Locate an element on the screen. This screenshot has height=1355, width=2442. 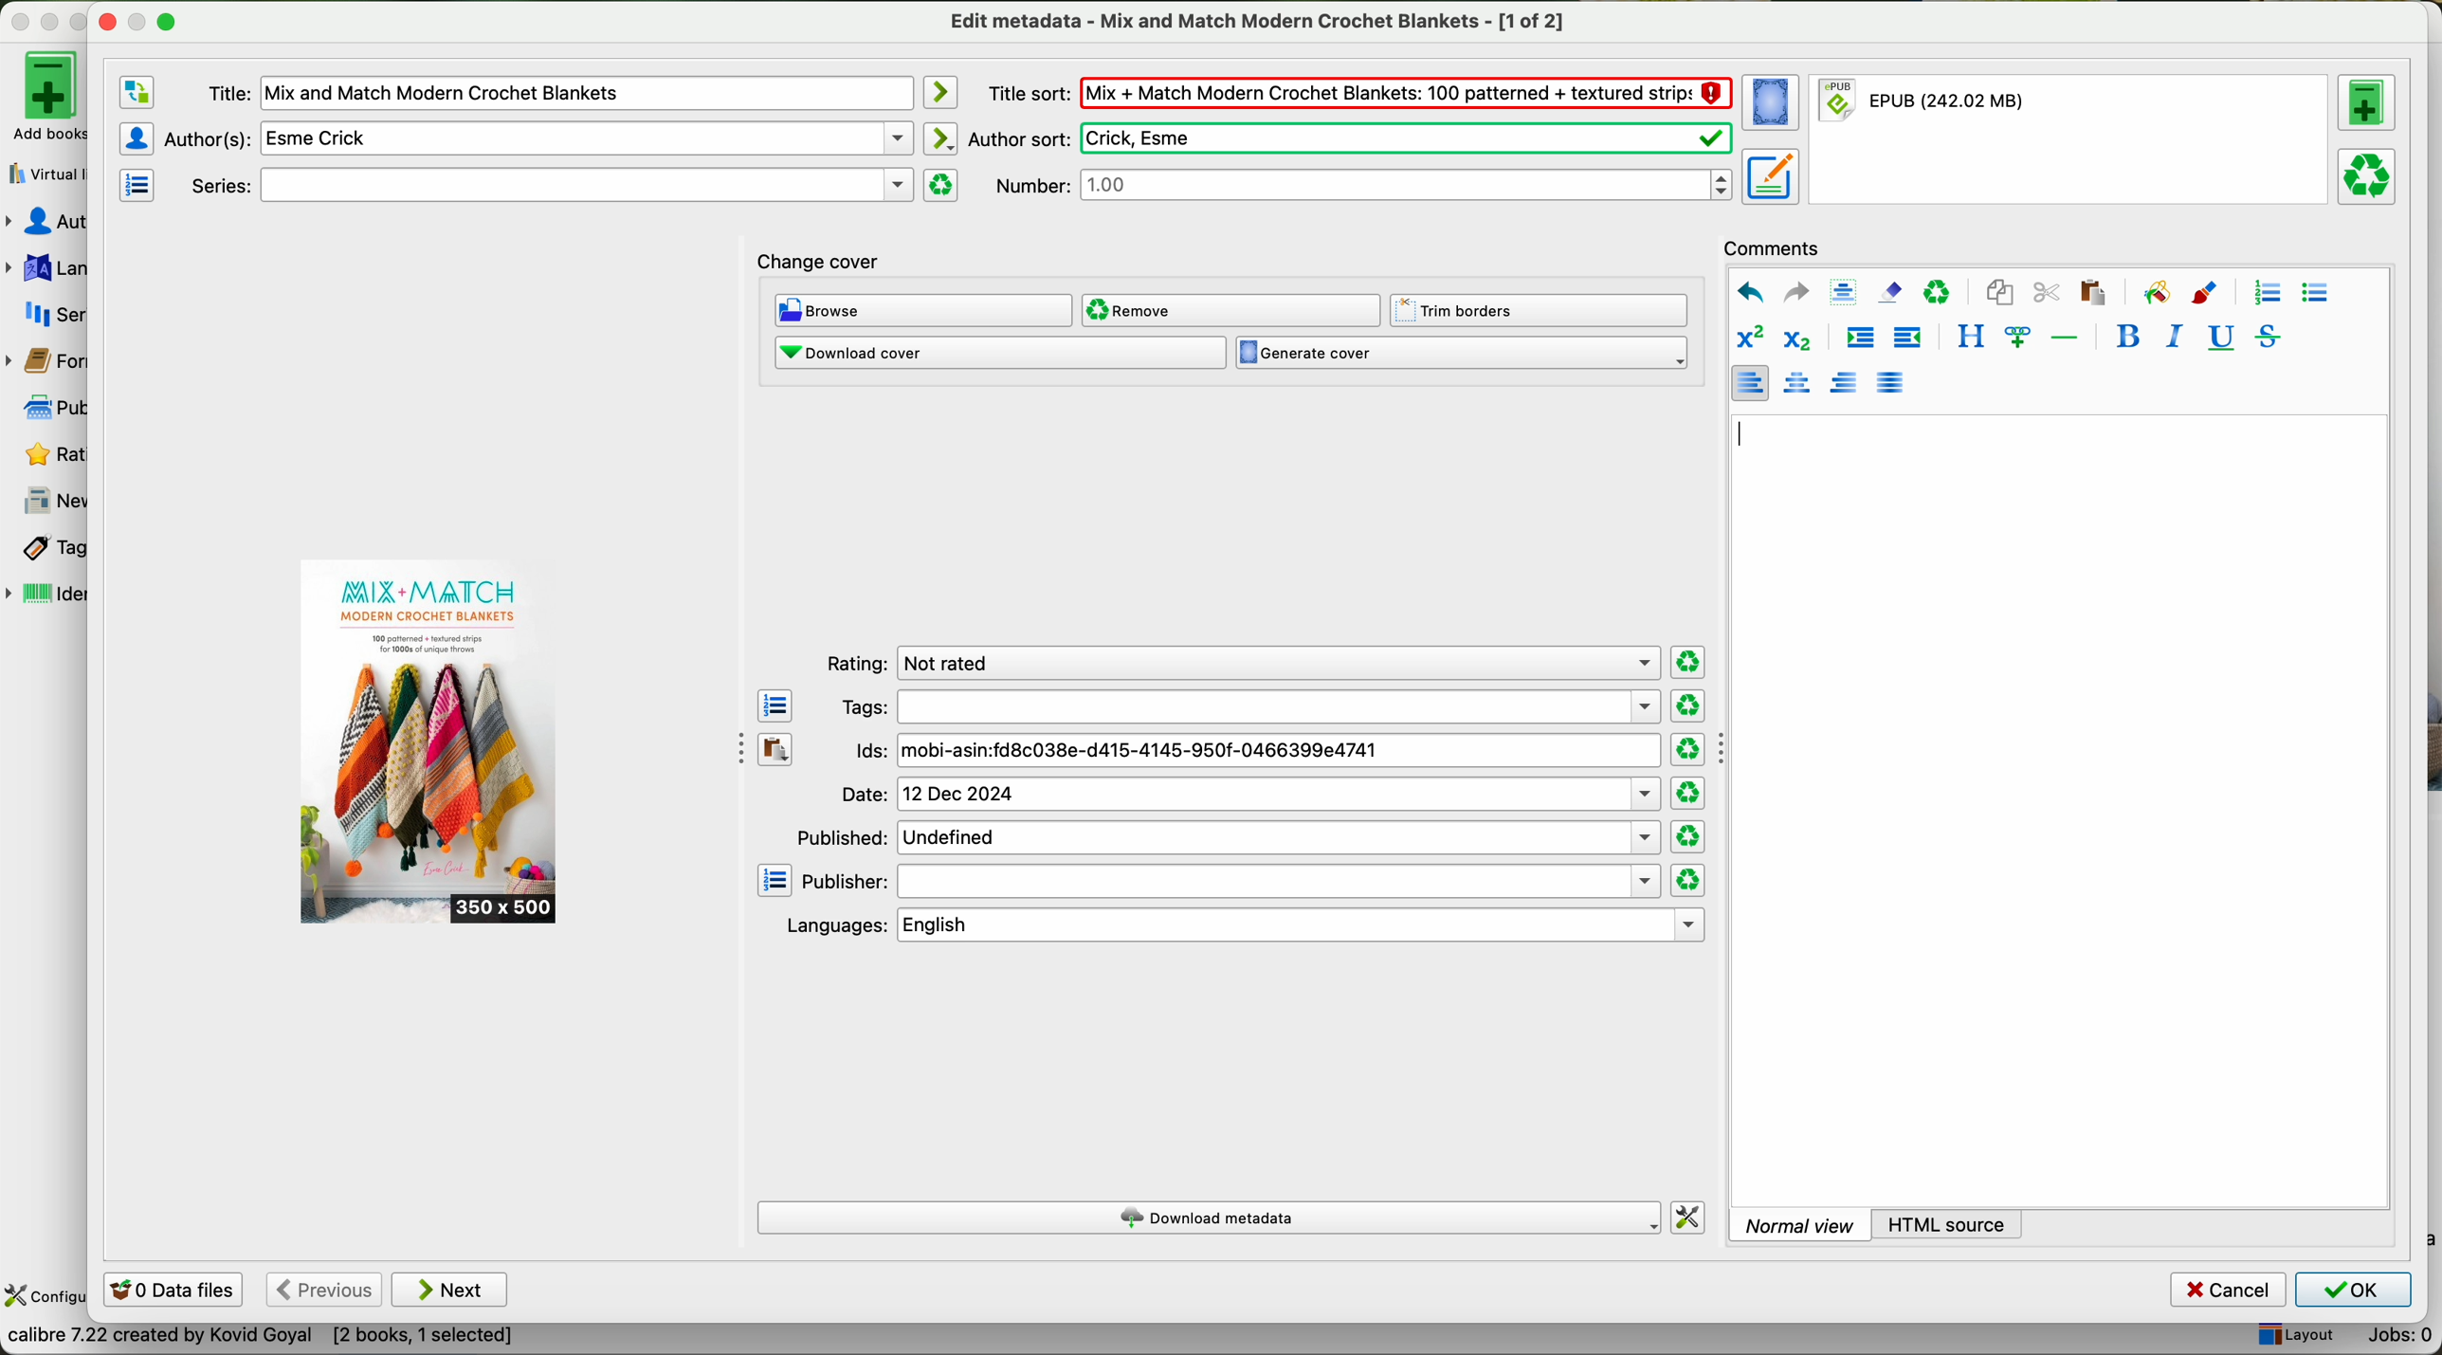
edit metadata is located at coordinates (1261, 21).